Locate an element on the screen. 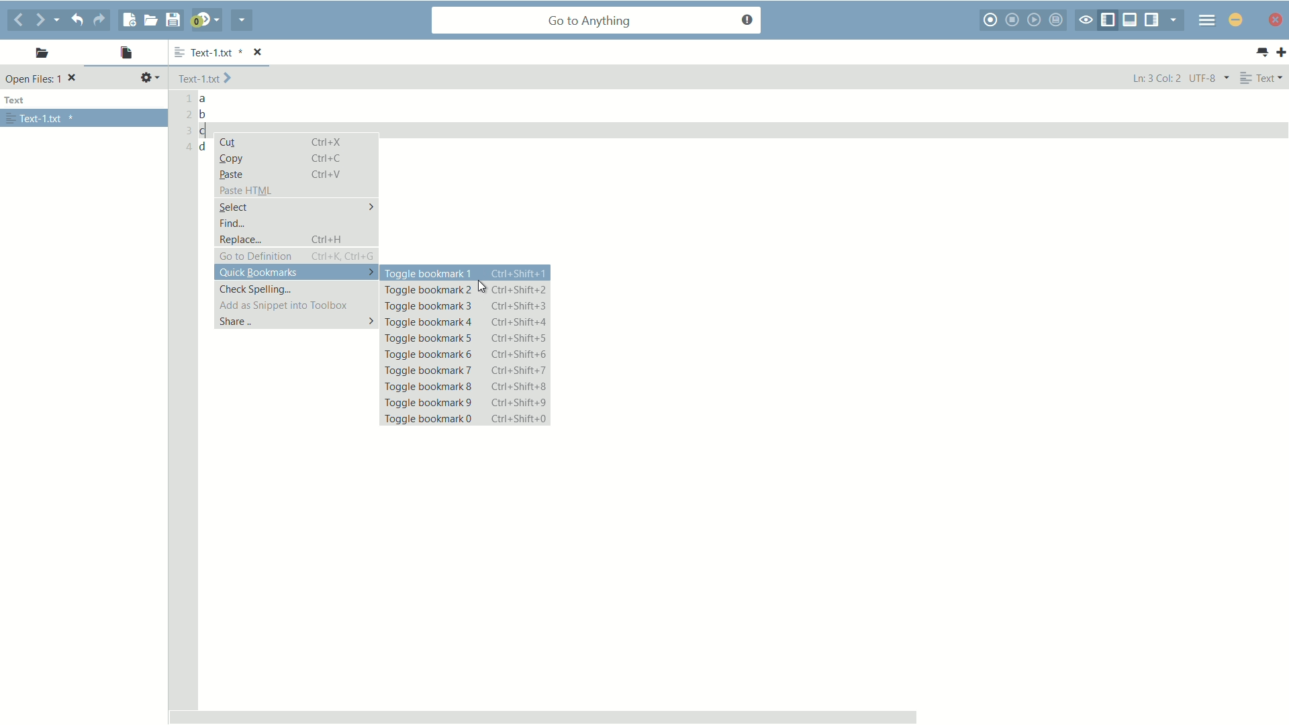 Image resolution: width=1289 pixels, height=725 pixels. go to anything is located at coordinates (598, 21).